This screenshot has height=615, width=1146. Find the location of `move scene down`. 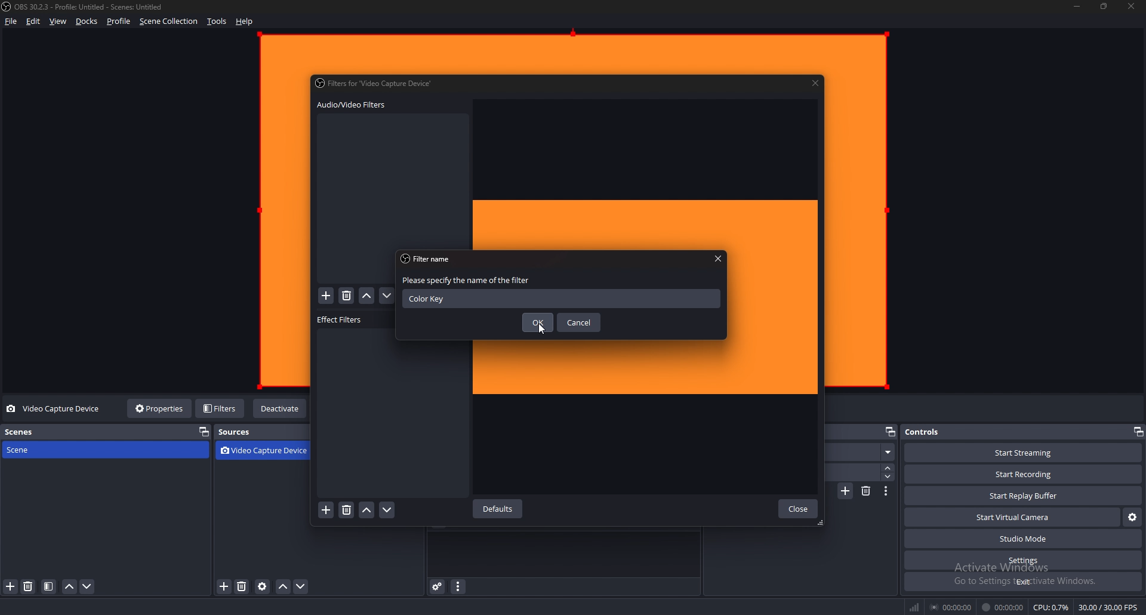

move scene down is located at coordinates (87, 587).